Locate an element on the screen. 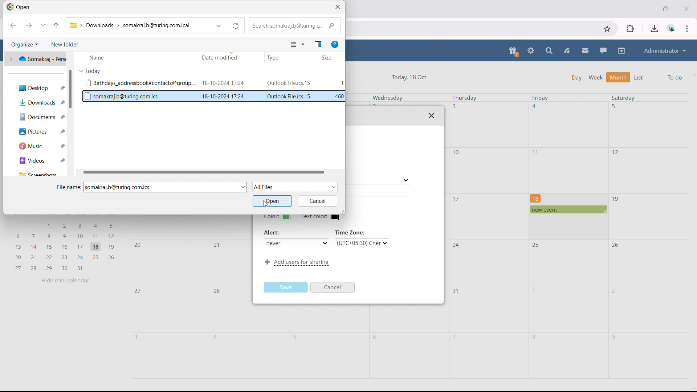  List is located at coordinates (639, 78).